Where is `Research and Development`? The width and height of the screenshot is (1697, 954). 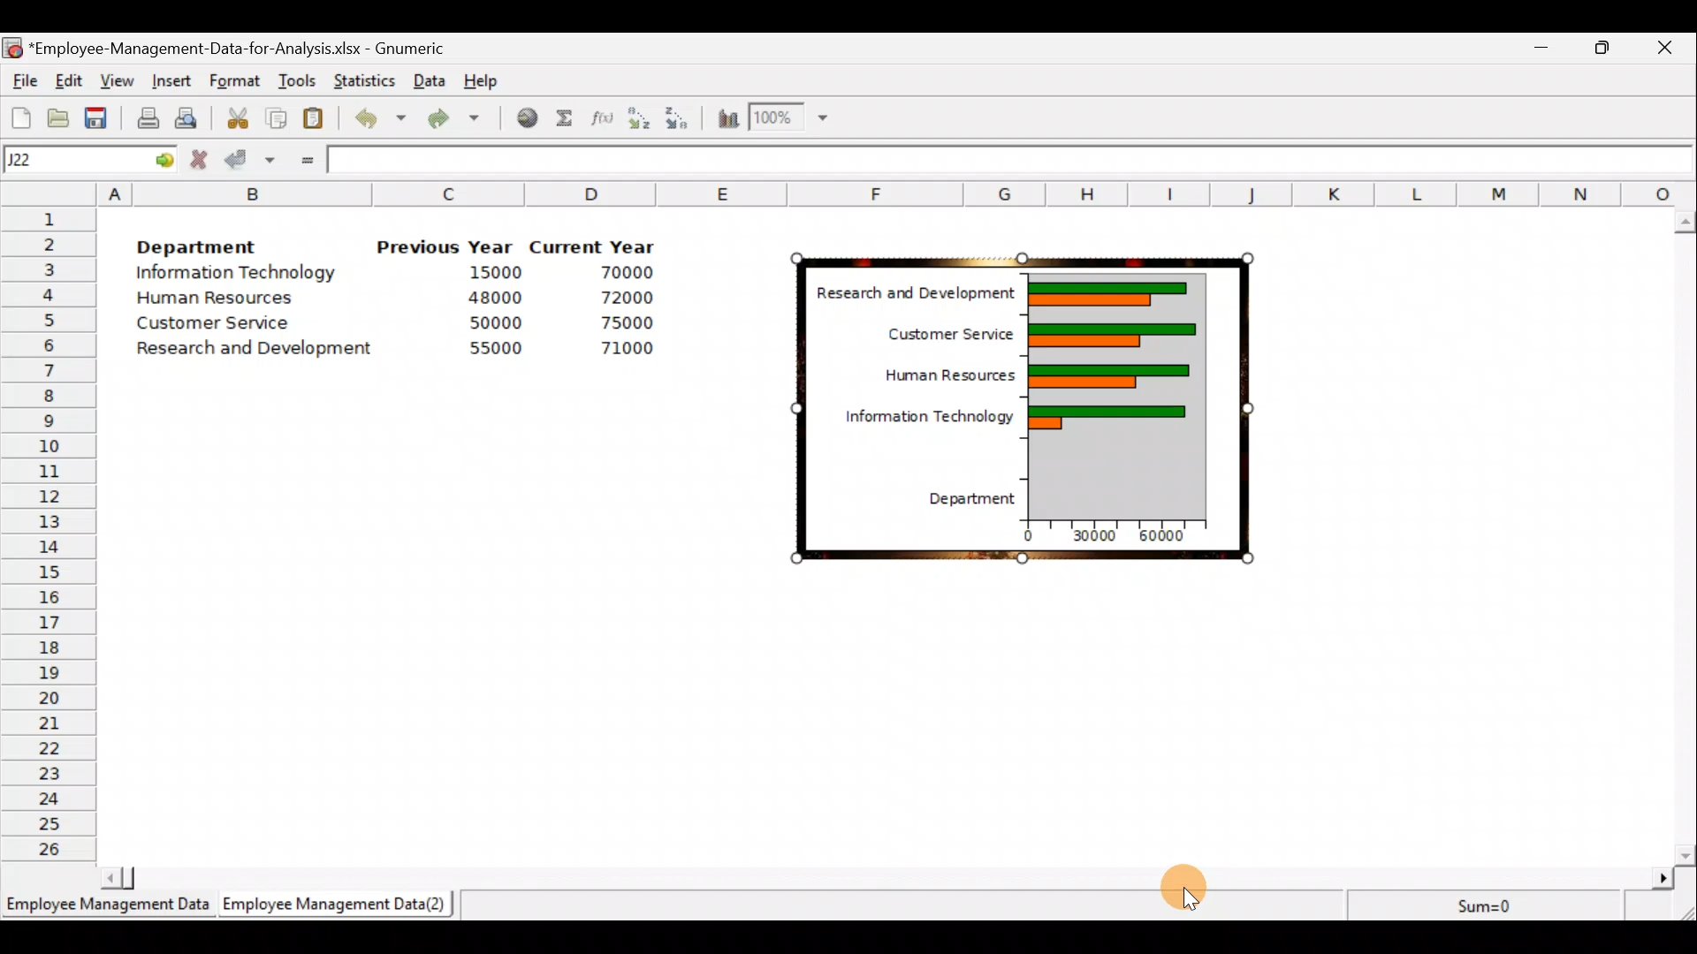
Research and Development is located at coordinates (903, 290).